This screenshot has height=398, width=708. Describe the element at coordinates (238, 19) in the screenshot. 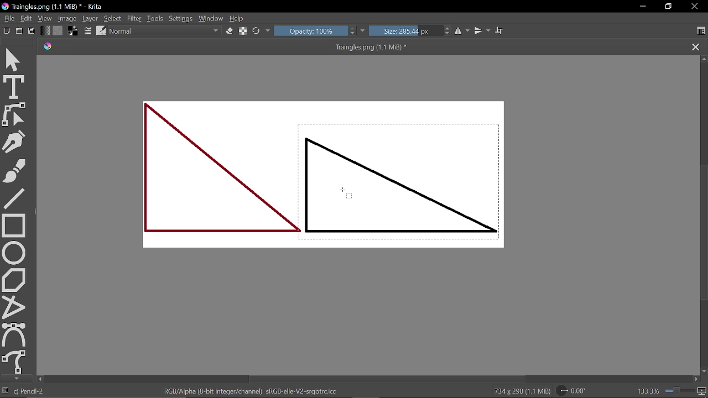

I see `Help` at that location.